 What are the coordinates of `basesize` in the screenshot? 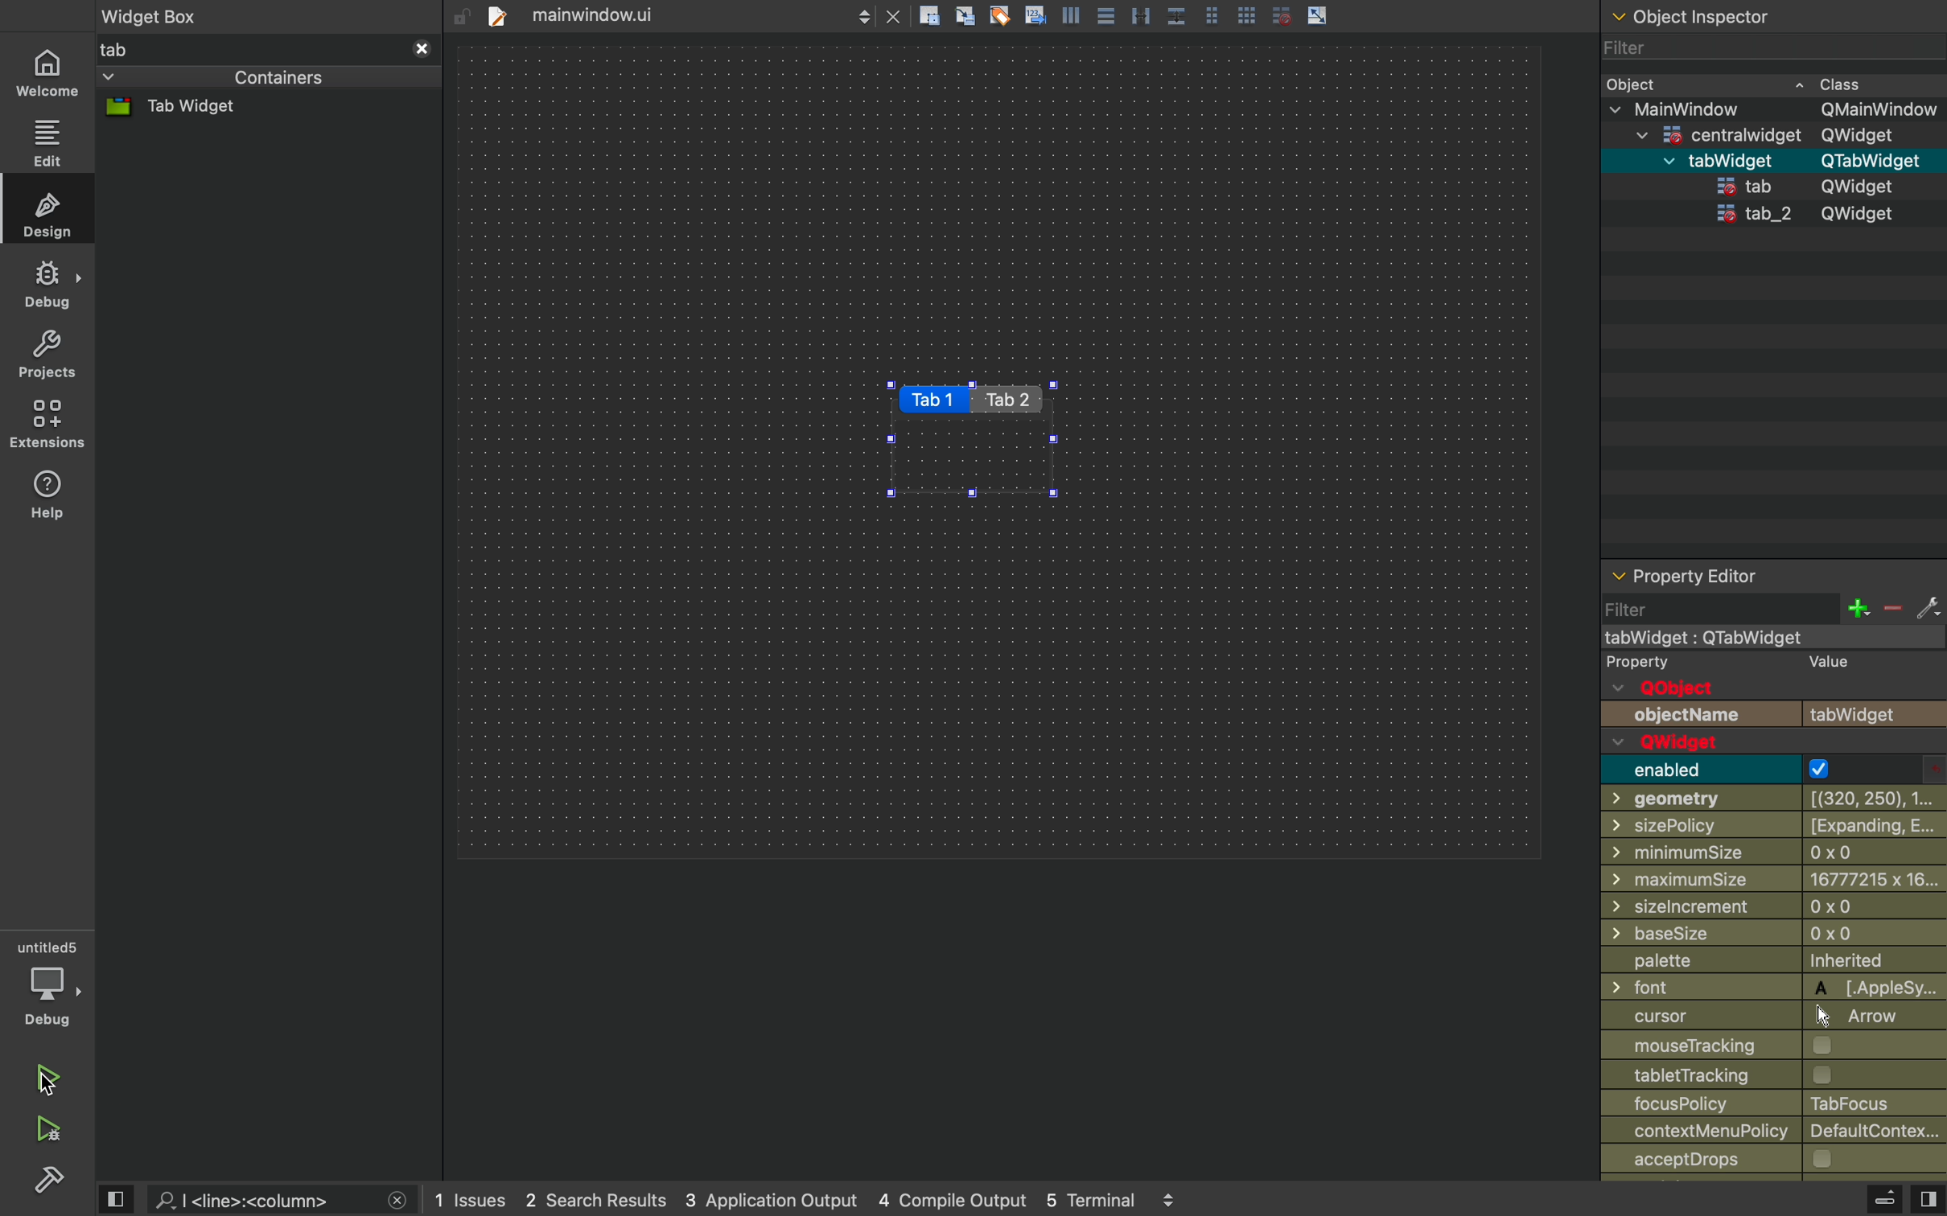 It's located at (1776, 937).